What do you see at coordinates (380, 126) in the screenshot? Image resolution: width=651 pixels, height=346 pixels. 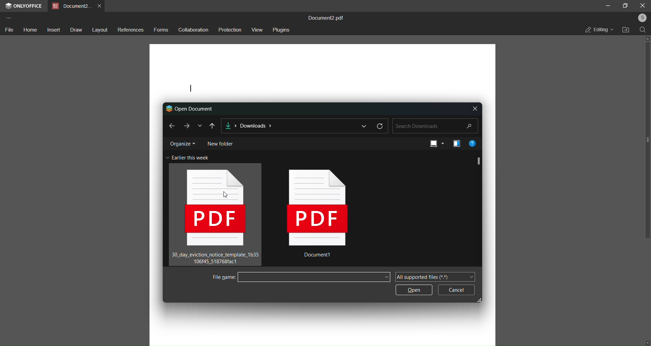 I see `refresh` at bounding box center [380, 126].